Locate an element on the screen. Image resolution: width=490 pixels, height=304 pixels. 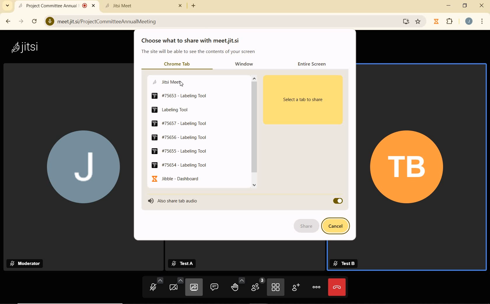
ACCOUNT is located at coordinates (469, 21).